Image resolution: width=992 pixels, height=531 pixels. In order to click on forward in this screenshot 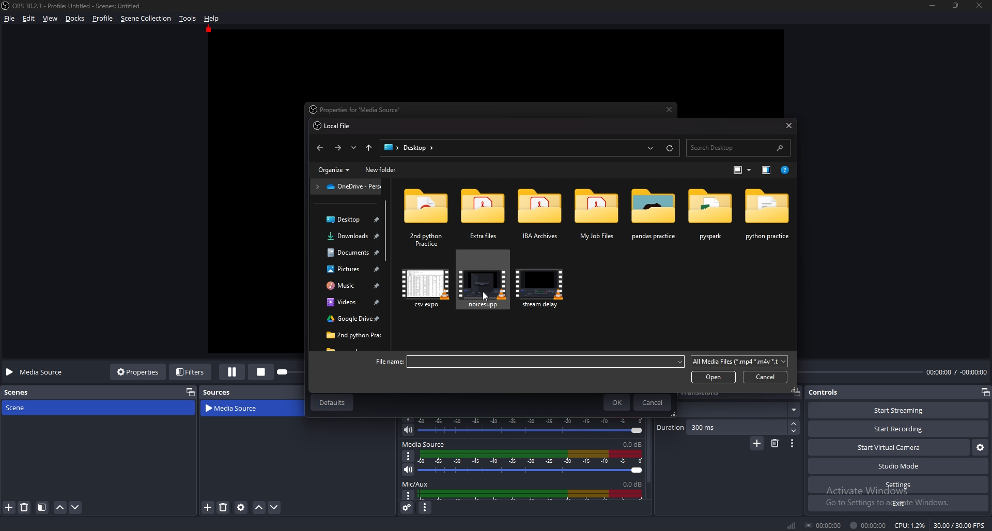, I will do `click(339, 148)`.